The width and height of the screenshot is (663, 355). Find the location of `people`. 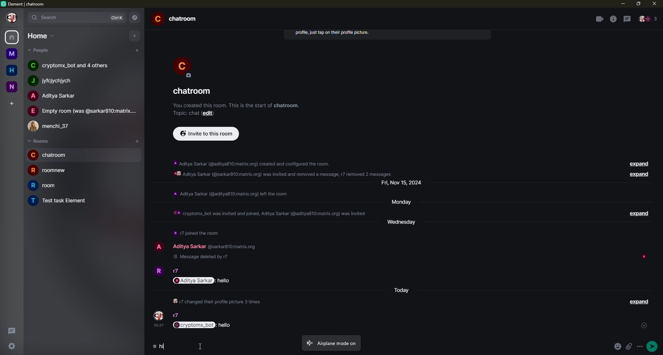

people is located at coordinates (40, 50).